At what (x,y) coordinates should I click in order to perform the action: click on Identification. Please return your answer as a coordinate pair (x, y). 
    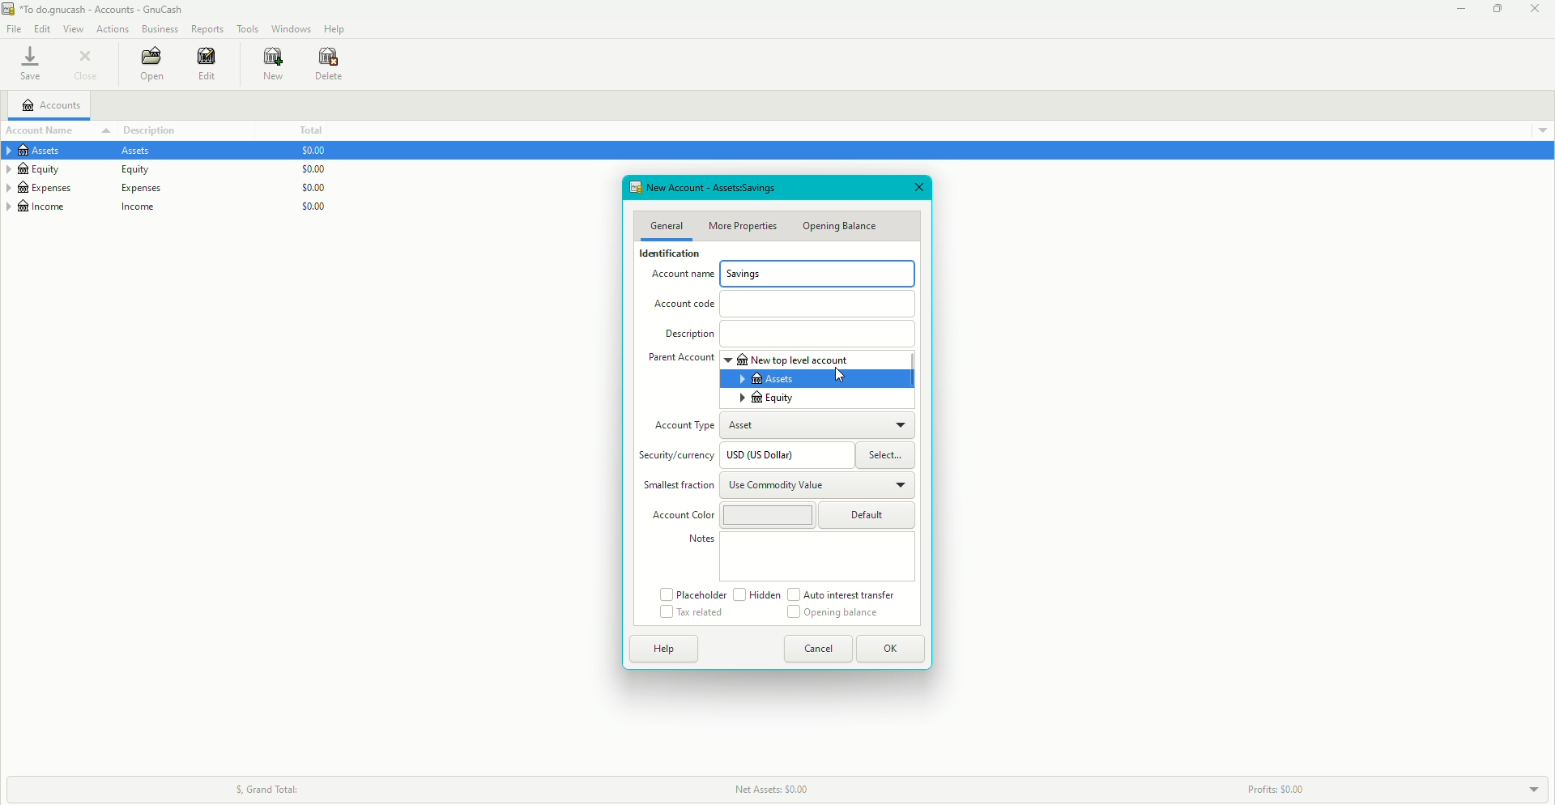
    Looking at the image, I should click on (666, 256).